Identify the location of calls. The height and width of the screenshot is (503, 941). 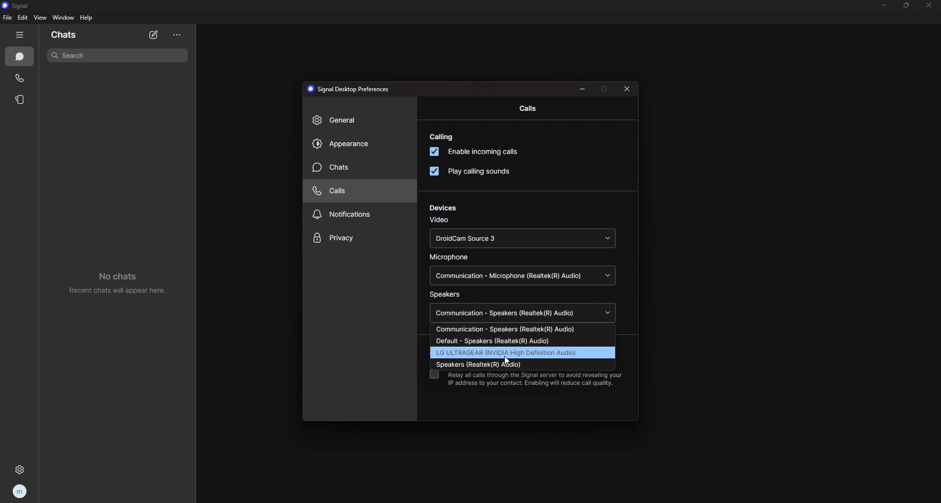
(356, 191).